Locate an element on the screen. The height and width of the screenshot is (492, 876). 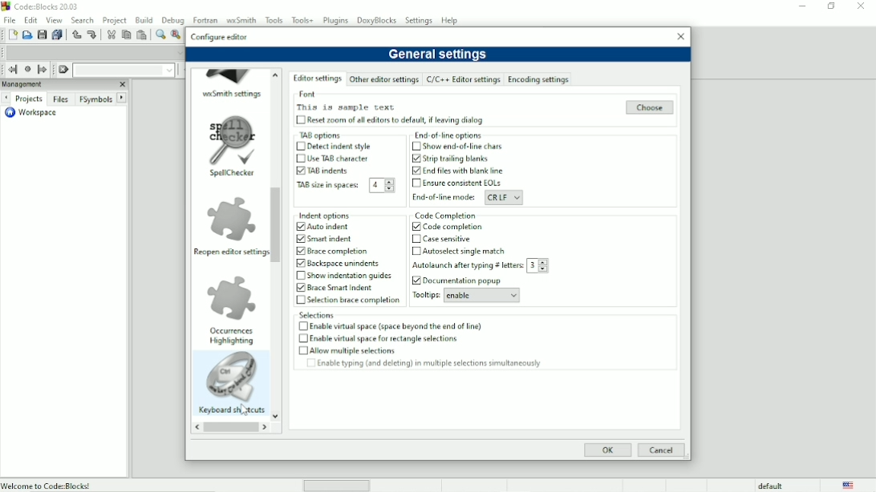
CRLF is located at coordinates (497, 197).